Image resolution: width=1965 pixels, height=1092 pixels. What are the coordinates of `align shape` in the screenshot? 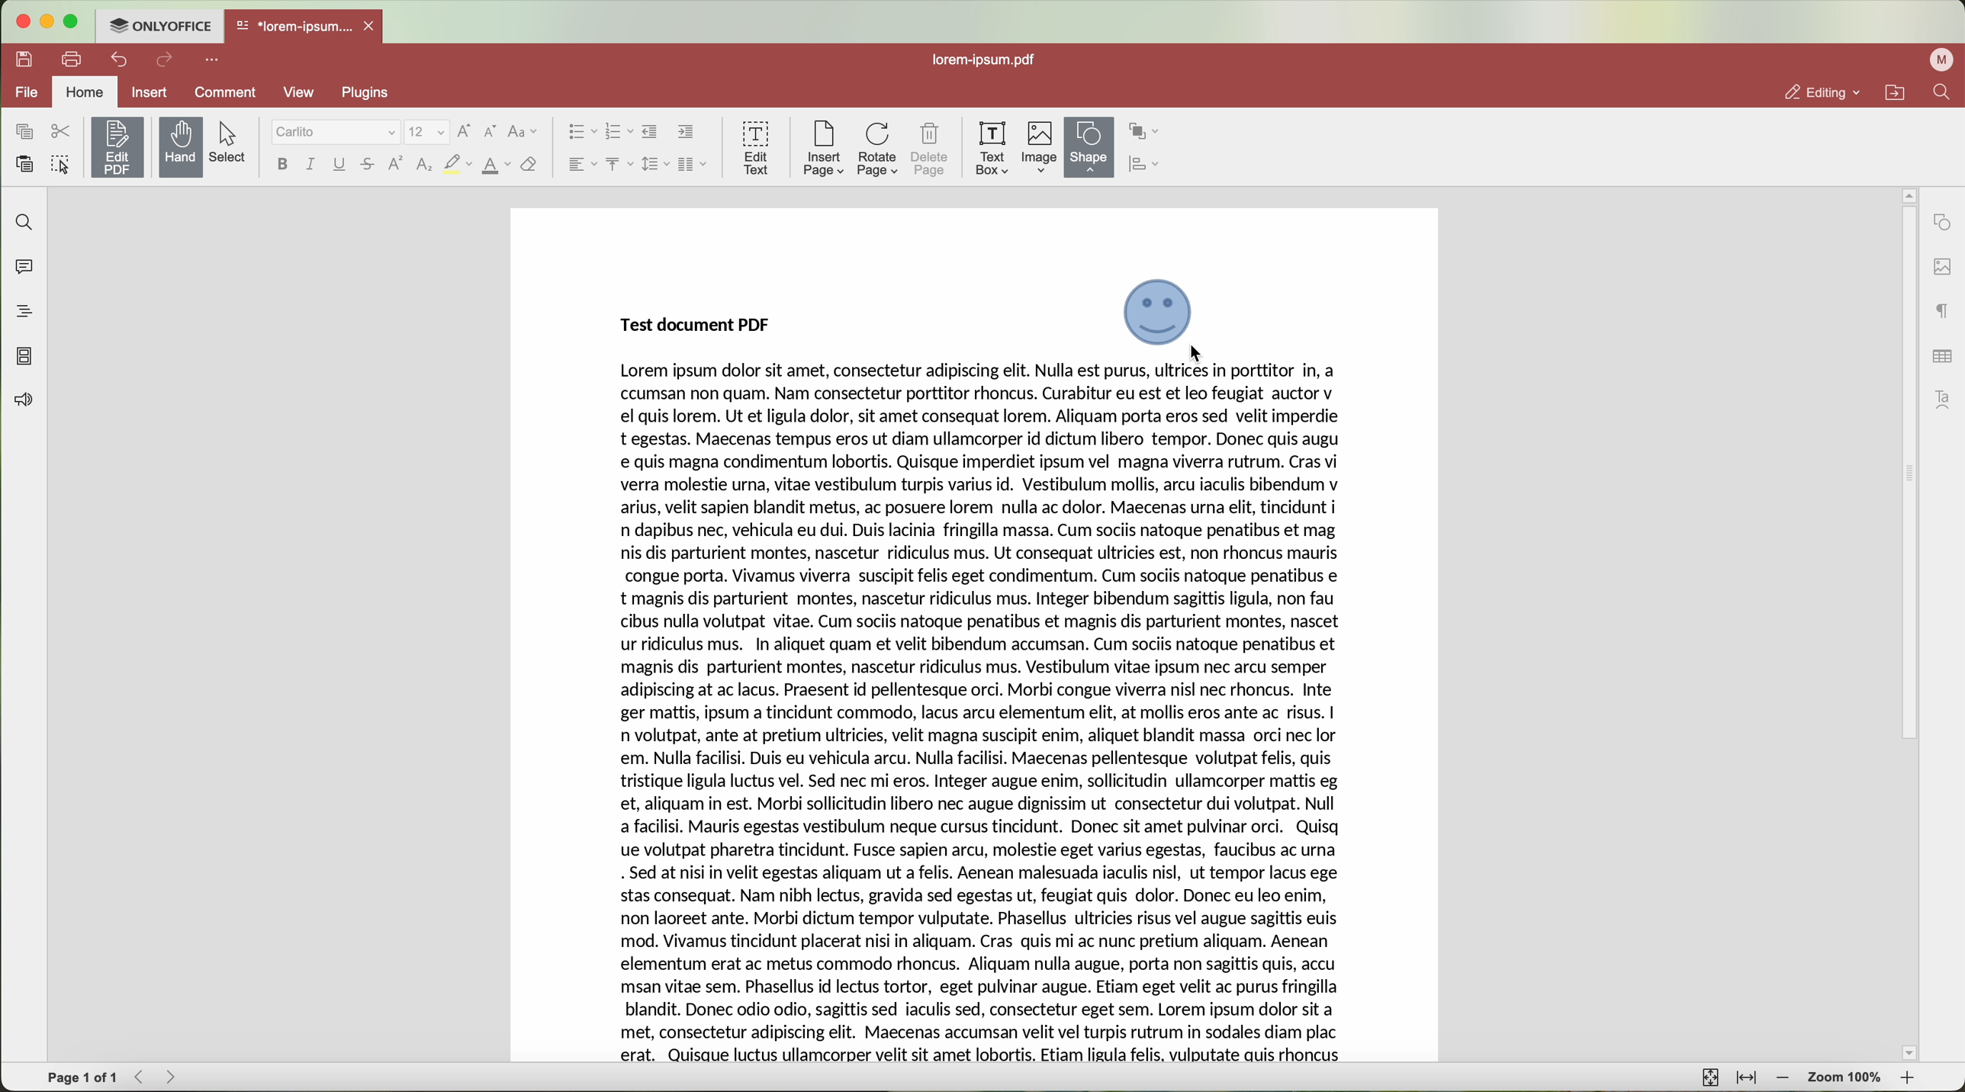 It's located at (1152, 165).